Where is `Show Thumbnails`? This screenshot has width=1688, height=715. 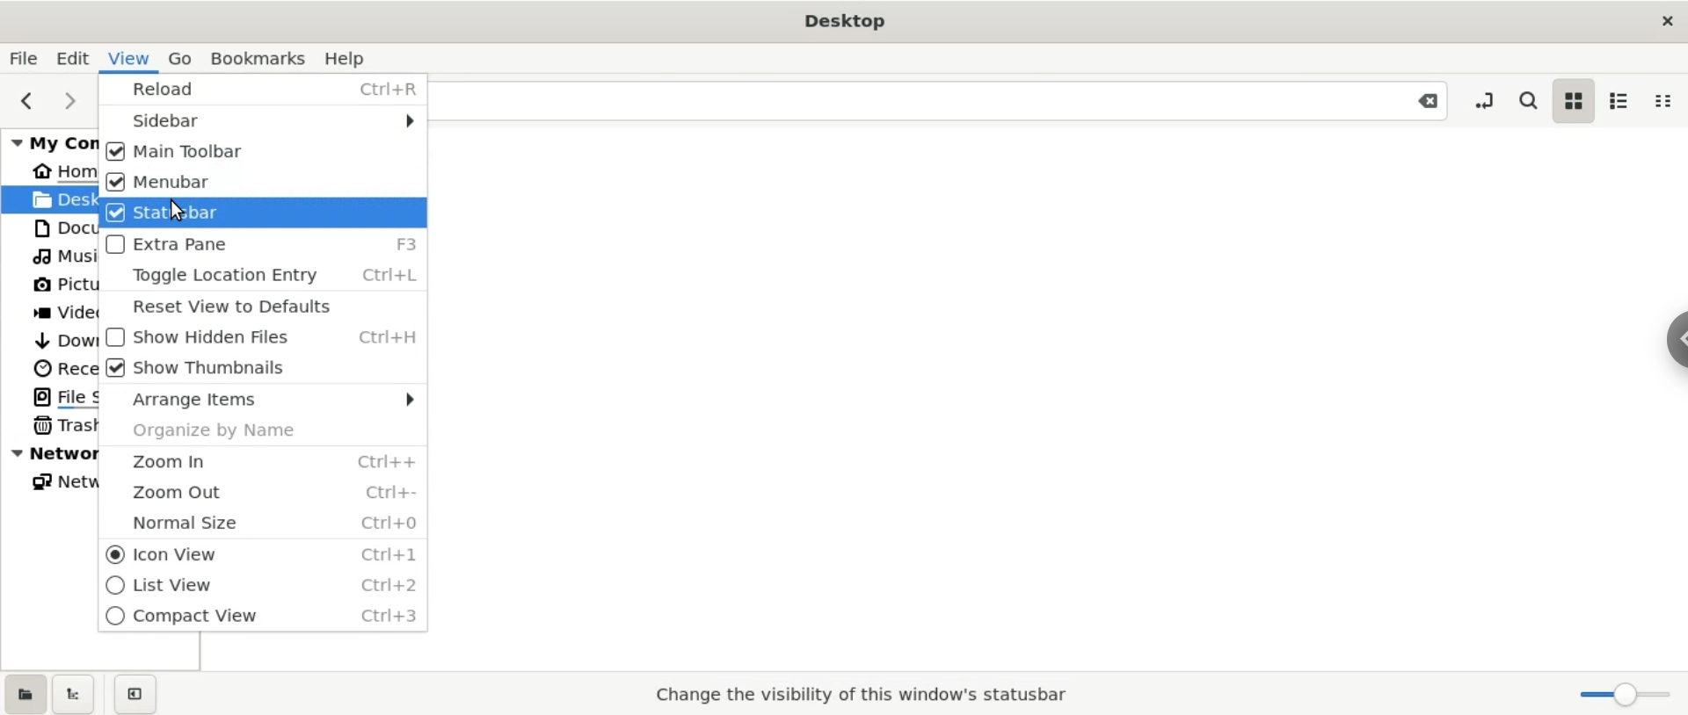
Show Thumbnails is located at coordinates (261, 372).